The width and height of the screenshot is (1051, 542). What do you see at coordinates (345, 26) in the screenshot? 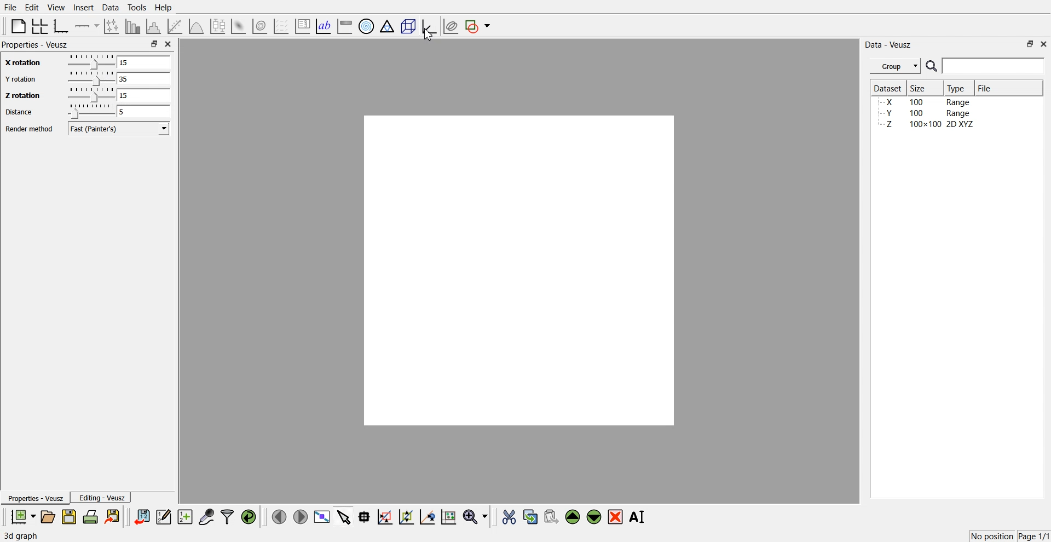
I see `Image color bar` at bounding box center [345, 26].